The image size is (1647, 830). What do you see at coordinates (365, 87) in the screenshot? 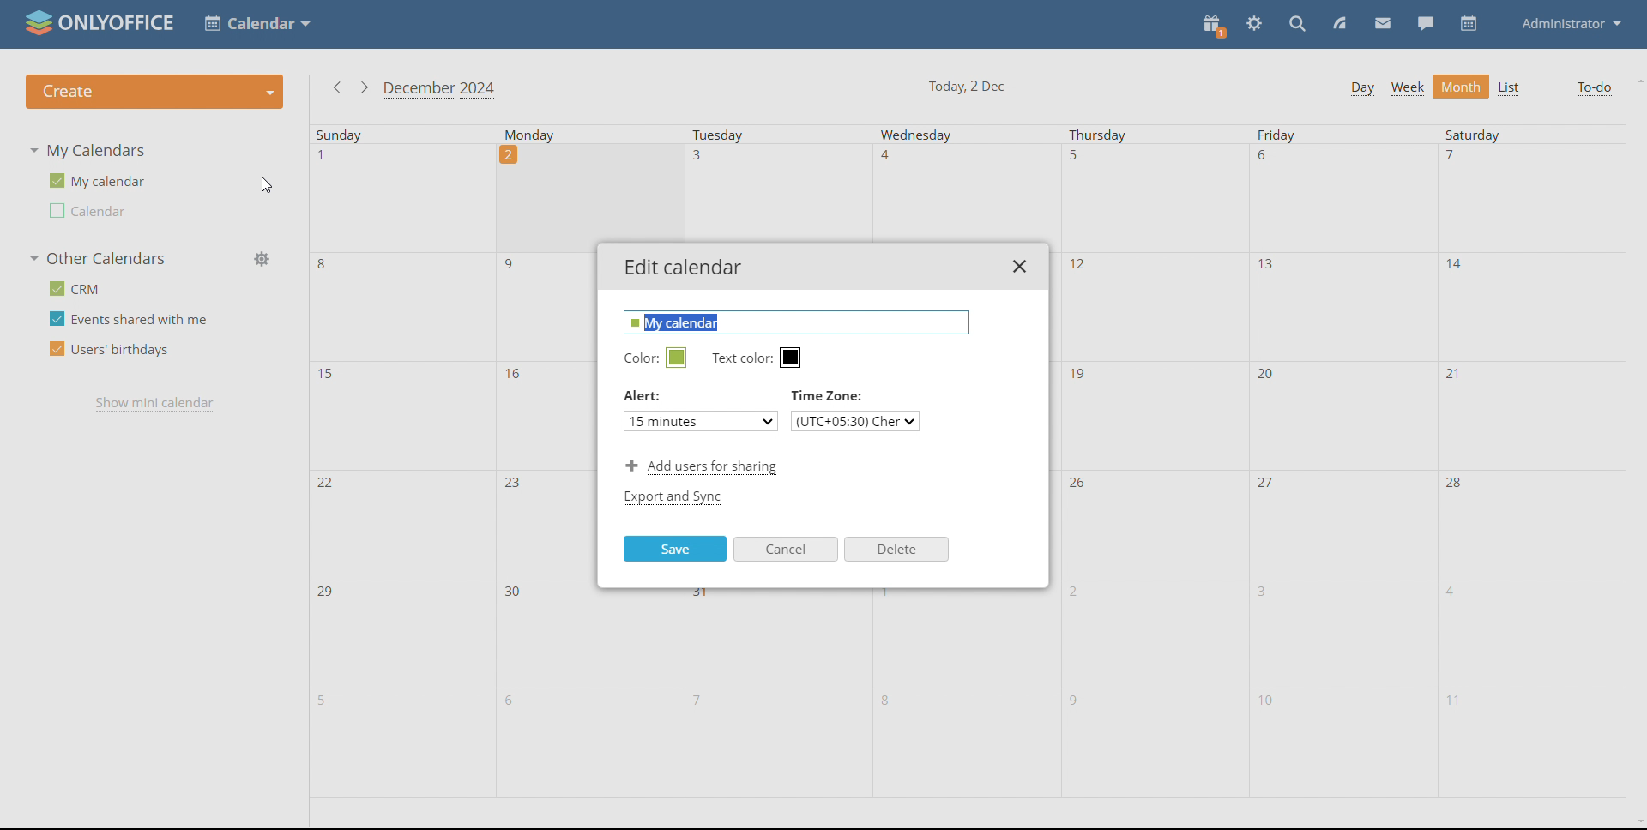
I see `next month` at bounding box center [365, 87].